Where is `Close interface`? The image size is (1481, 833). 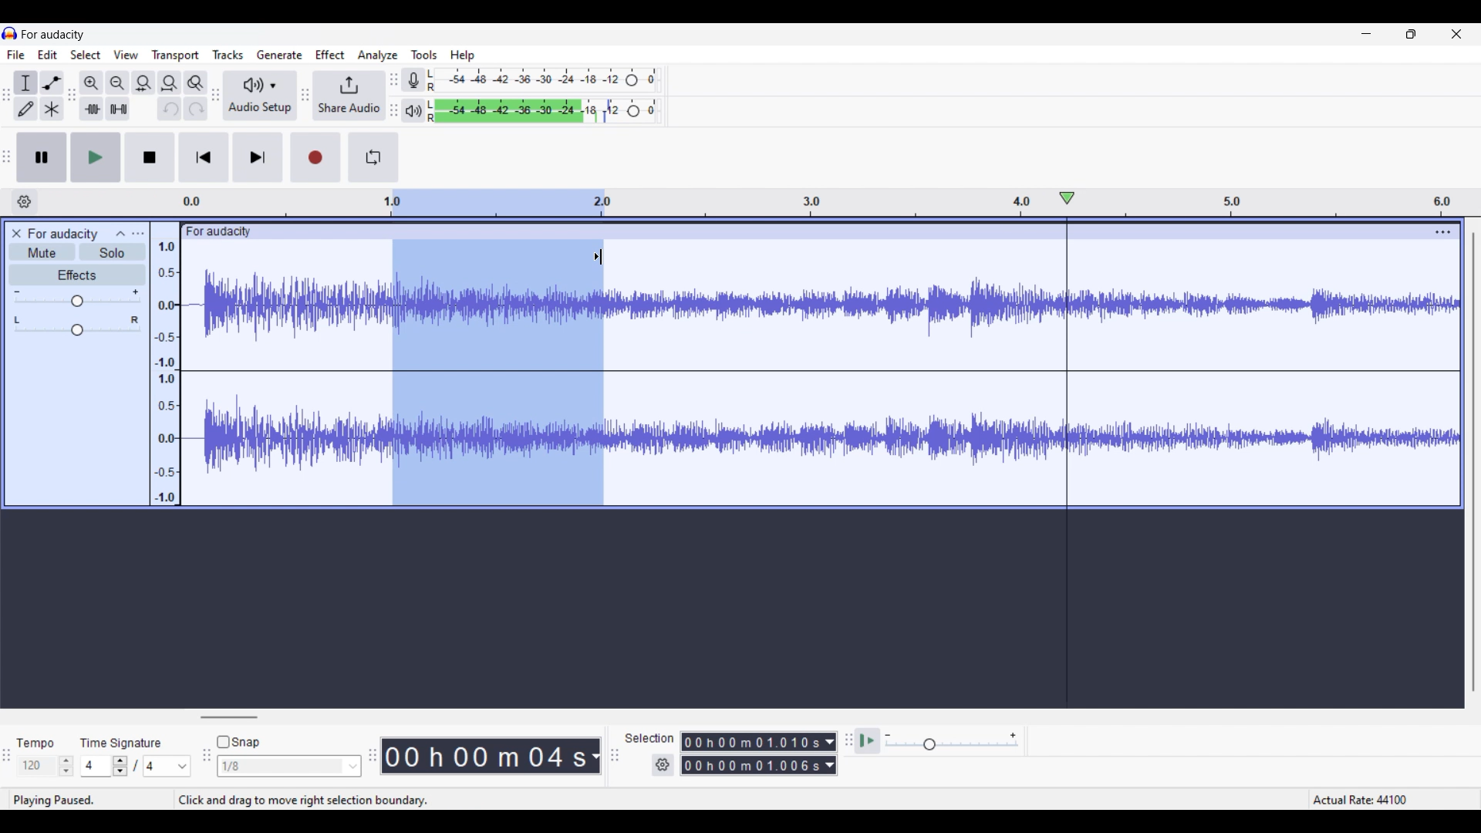
Close interface is located at coordinates (1456, 34).